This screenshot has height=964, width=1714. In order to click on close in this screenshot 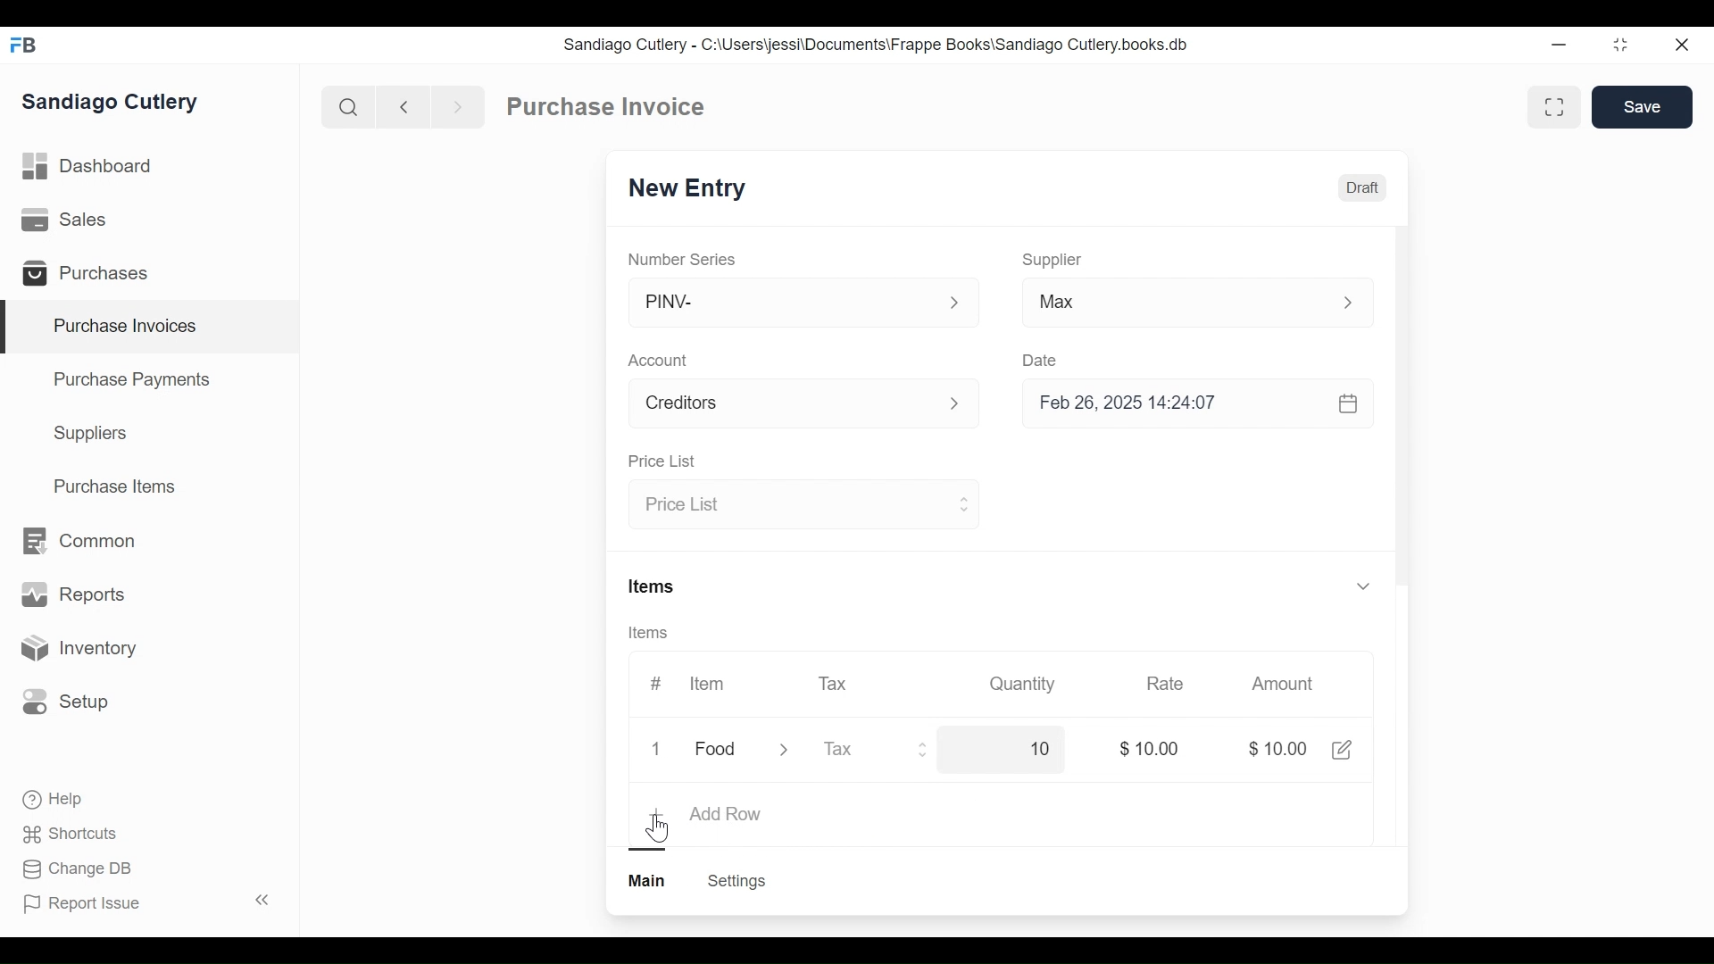, I will do `click(1680, 46)`.